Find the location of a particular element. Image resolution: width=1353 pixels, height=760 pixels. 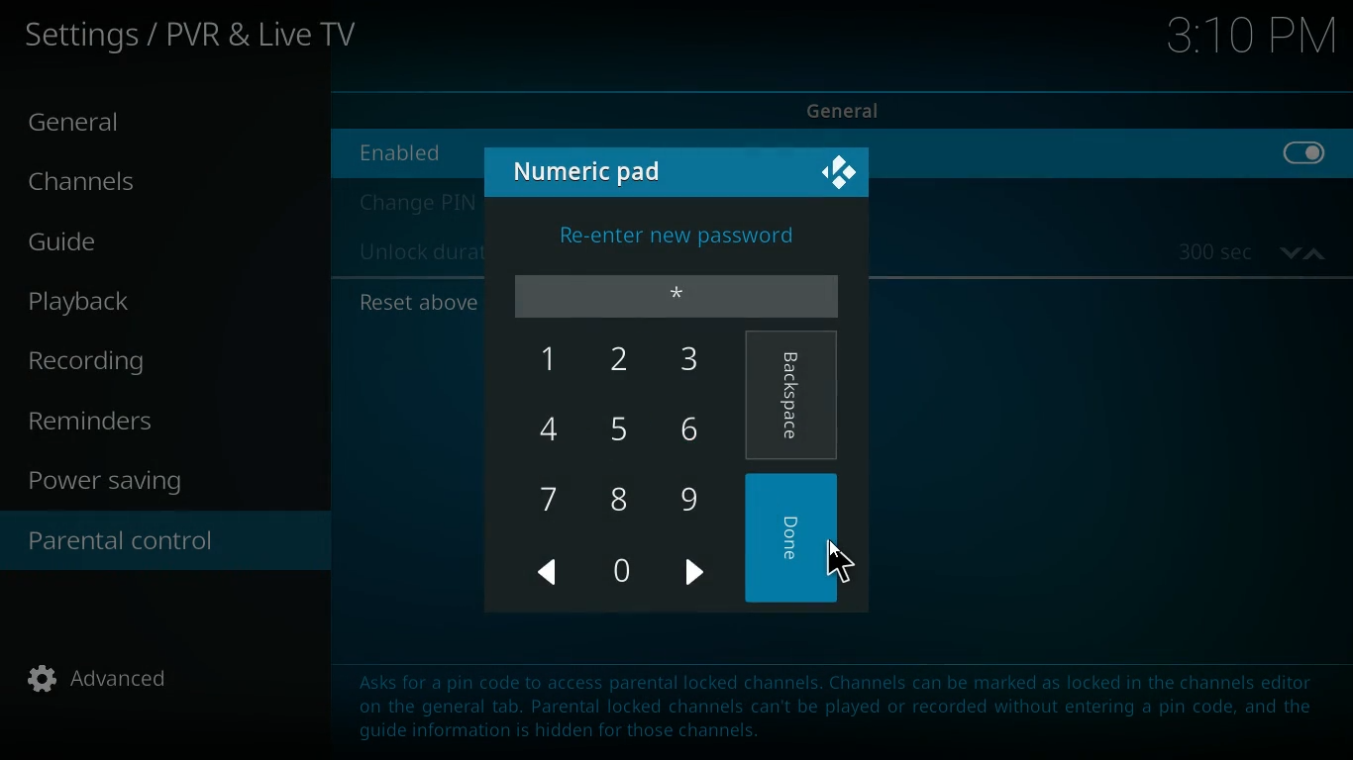

right is located at coordinates (697, 576).